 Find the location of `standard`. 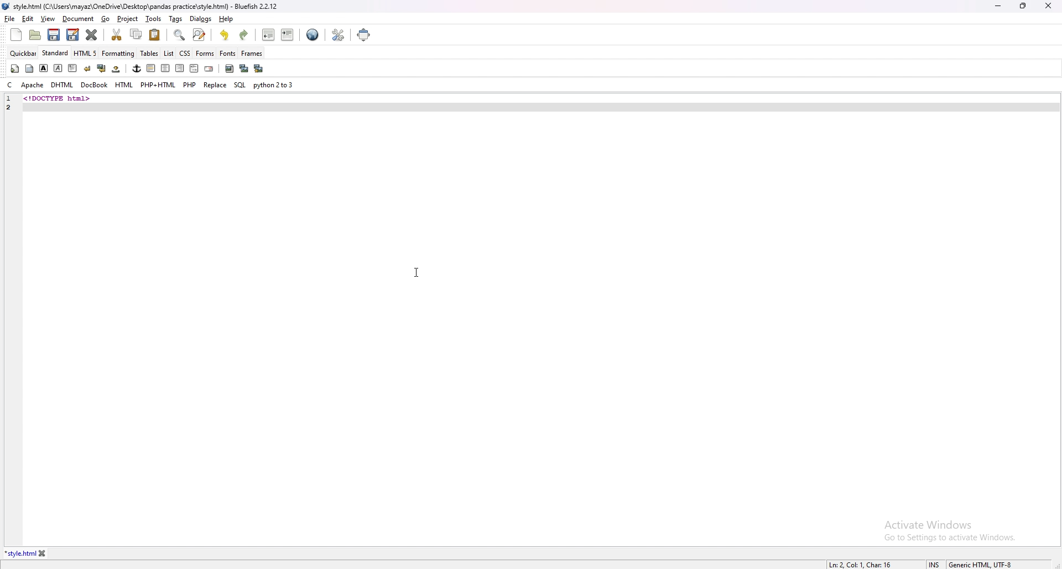

standard is located at coordinates (56, 53).